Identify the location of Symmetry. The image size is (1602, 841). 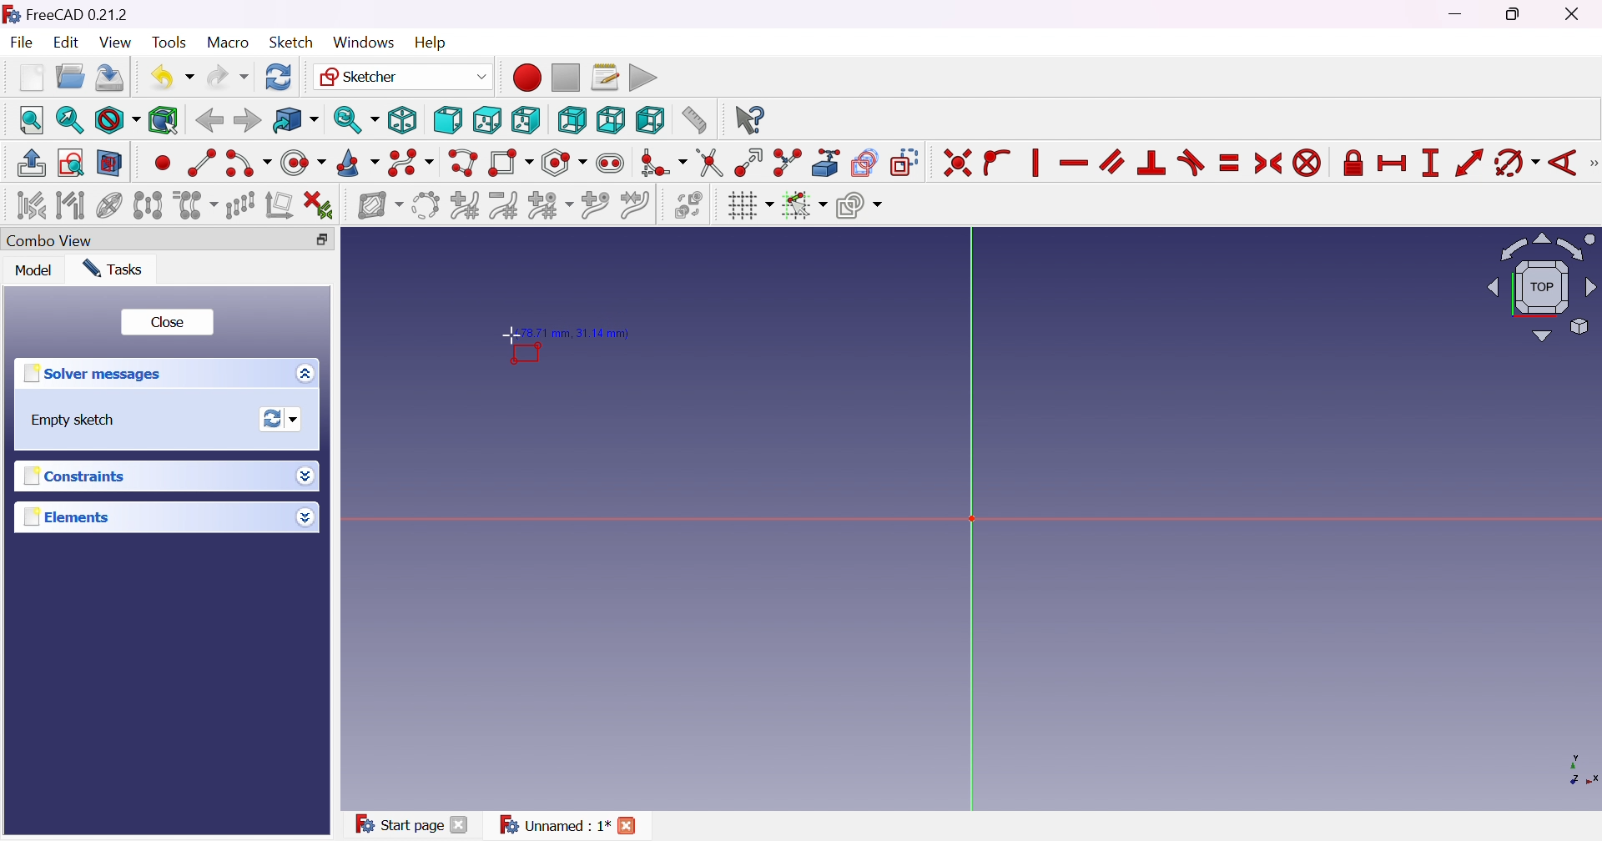
(148, 204).